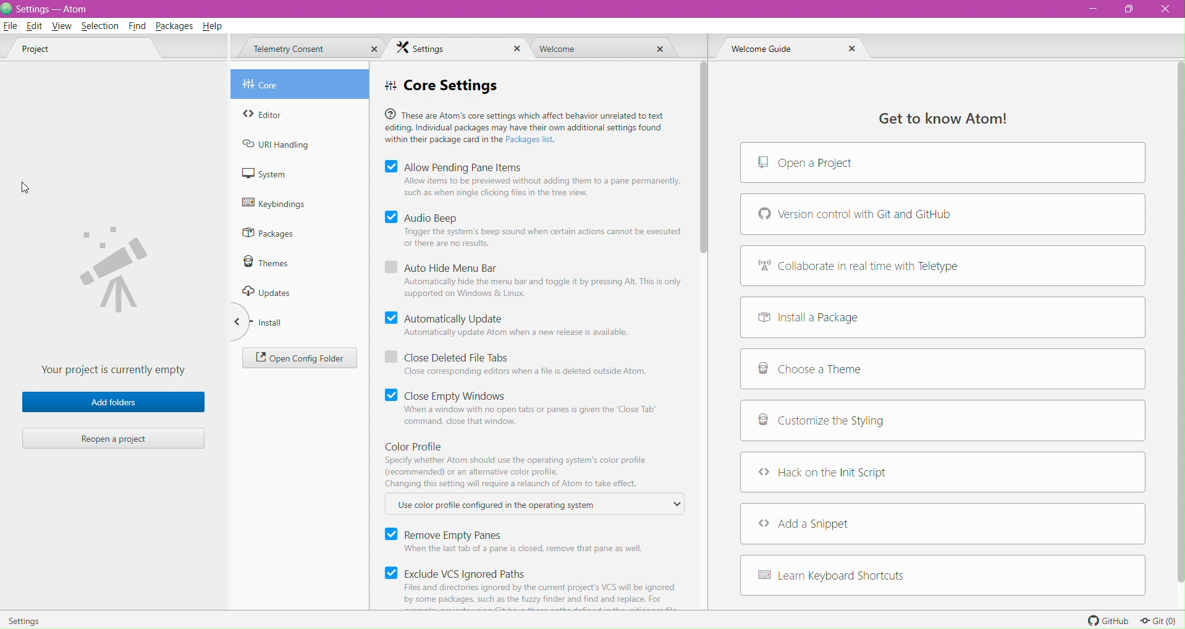 The width and height of the screenshot is (1185, 629). Describe the element at coordinates (519, 49) in the screenshot. I see `Close` at that location.